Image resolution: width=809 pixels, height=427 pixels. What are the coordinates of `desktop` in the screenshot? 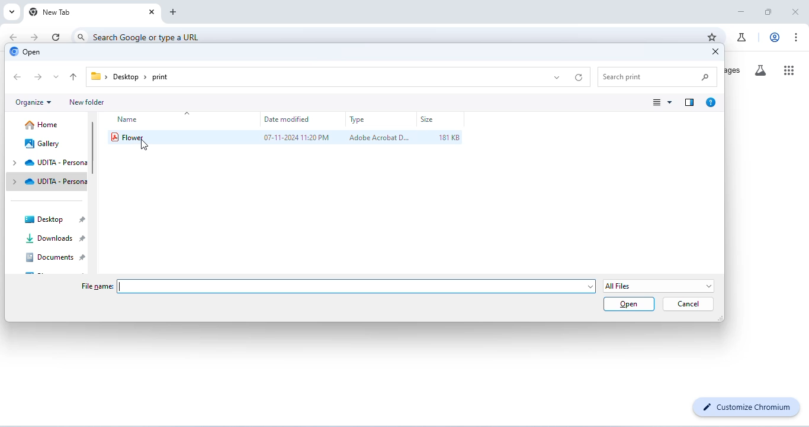 It's located at (53, 218).